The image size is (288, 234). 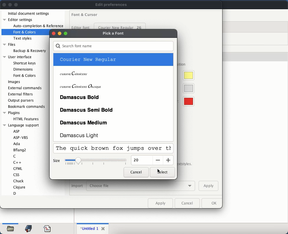 I want to click on close, so click(x=104, y=229).